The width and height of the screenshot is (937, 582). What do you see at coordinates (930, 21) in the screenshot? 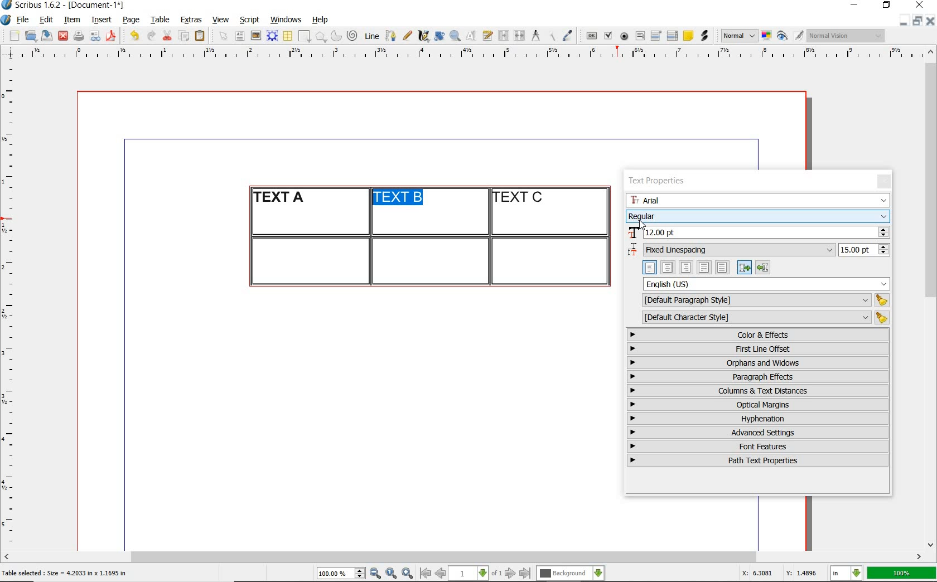
I see `close` at bounding box center [930, 21].